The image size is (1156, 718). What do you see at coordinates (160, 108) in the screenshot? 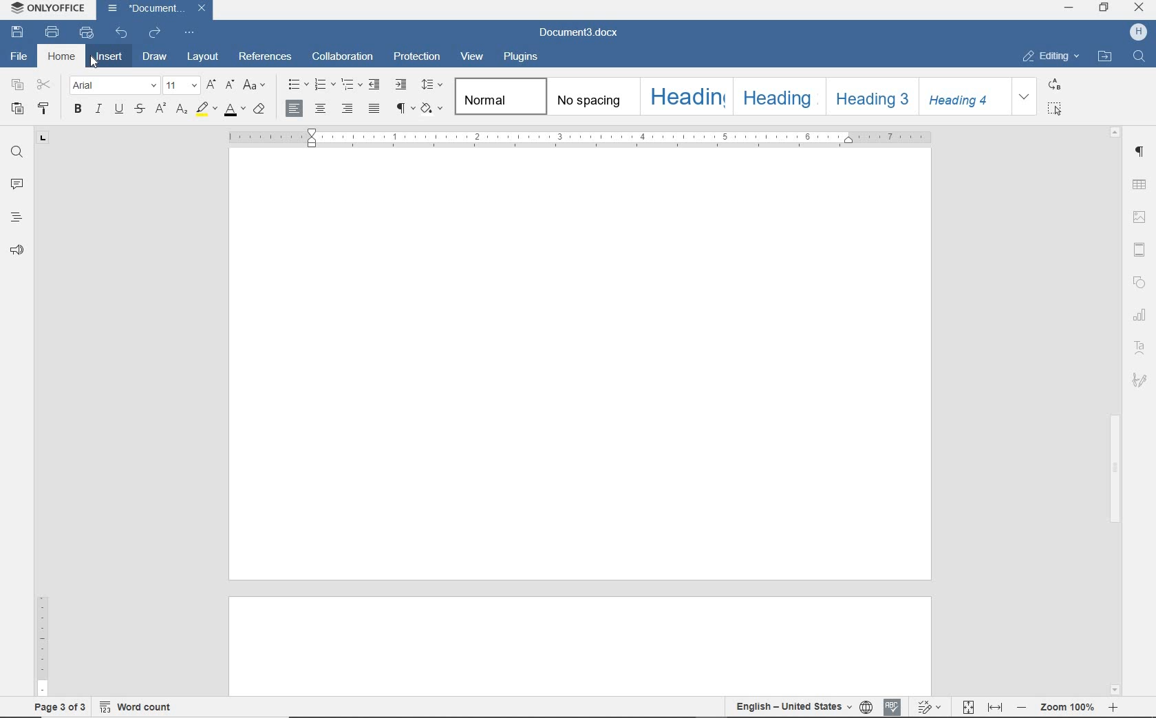
I see `SUPERSCRIPT` at bounding box center [160, 108].